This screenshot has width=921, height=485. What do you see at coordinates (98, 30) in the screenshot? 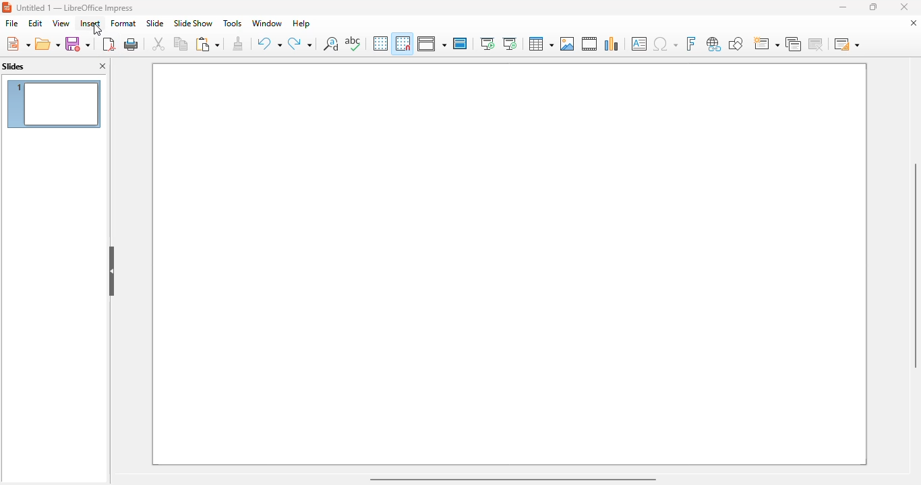
I see `cursor` at bounding box center [98, 30].